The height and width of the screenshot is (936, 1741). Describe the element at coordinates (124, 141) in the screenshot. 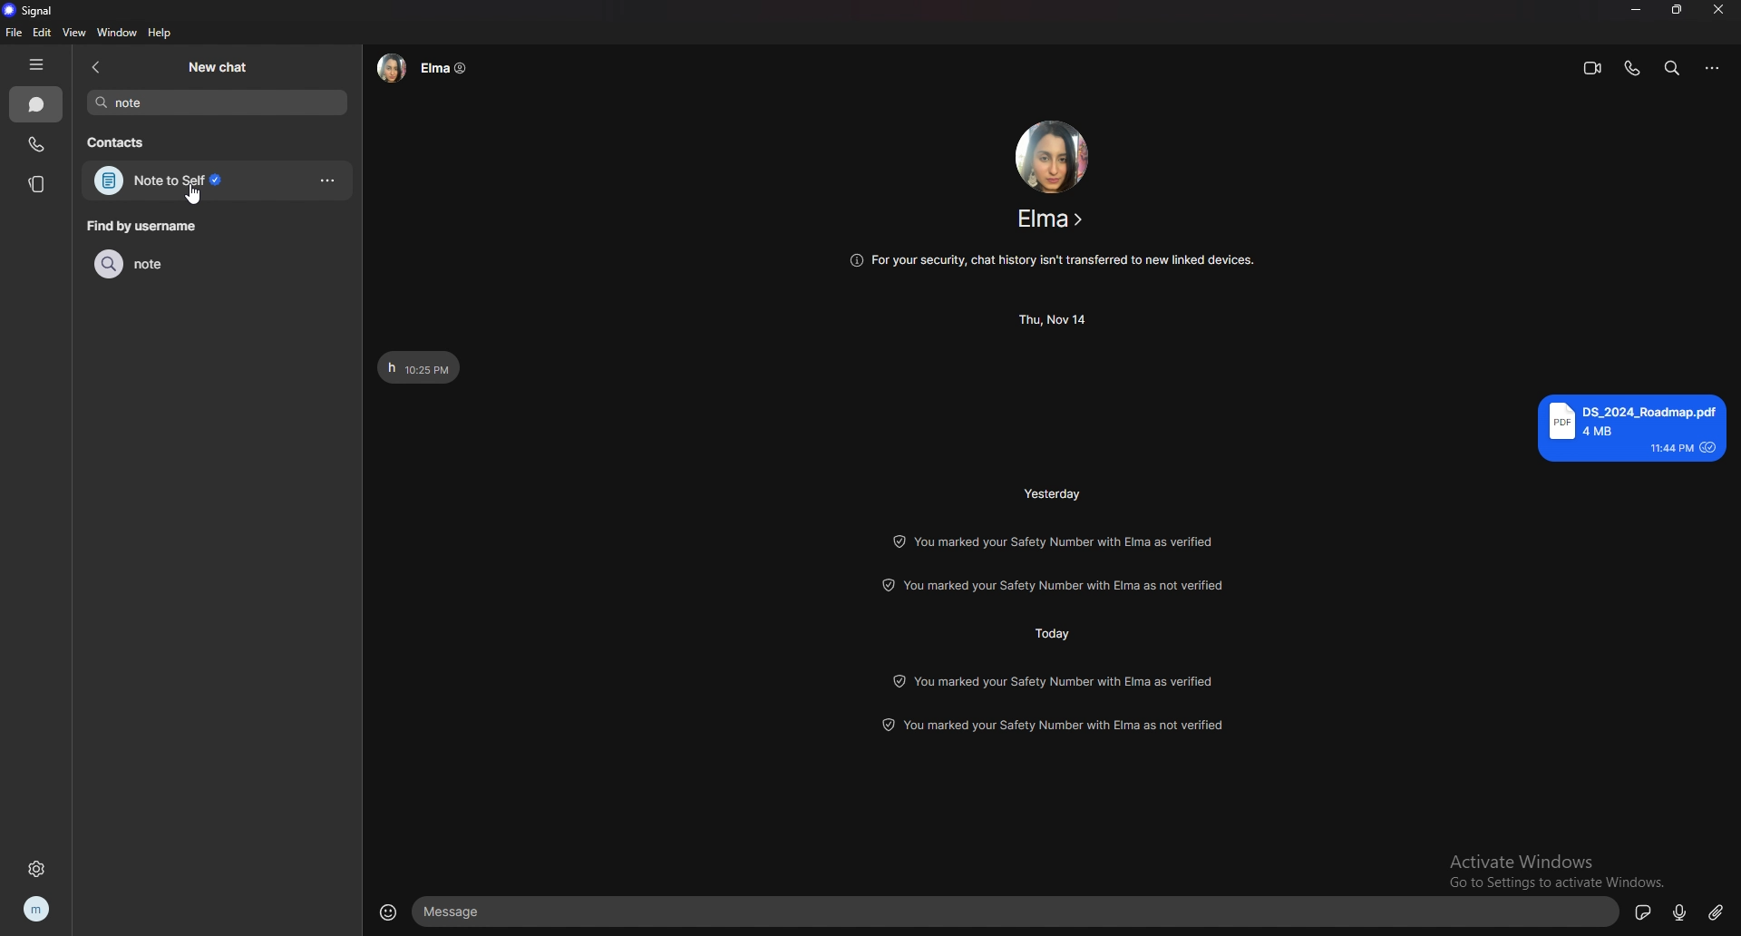

I see `contacts` at that location.